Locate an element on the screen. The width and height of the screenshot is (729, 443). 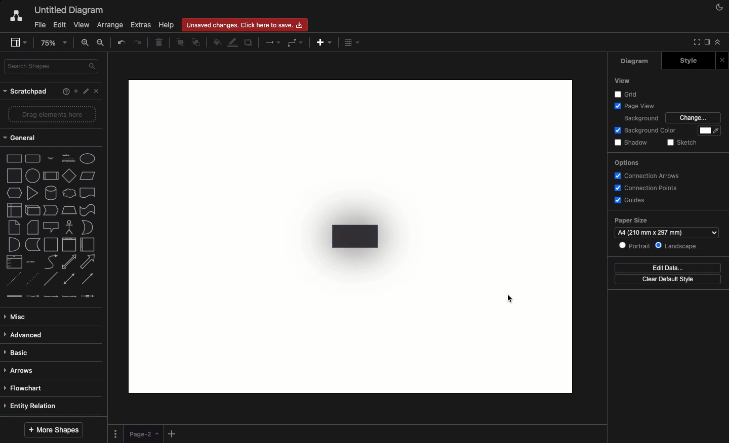
process is located at coordinates (50, 176).